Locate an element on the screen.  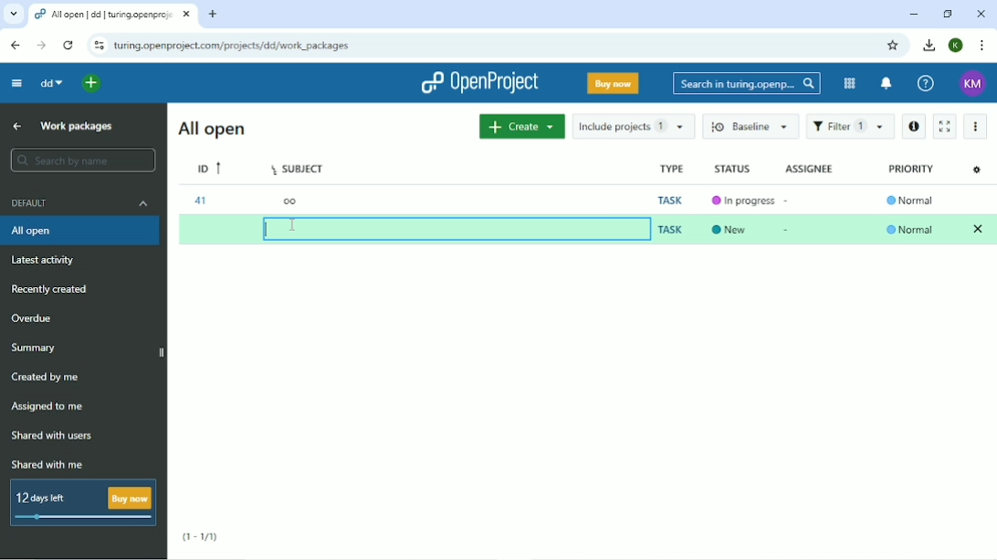
Back is located at coordinates (16, 46).